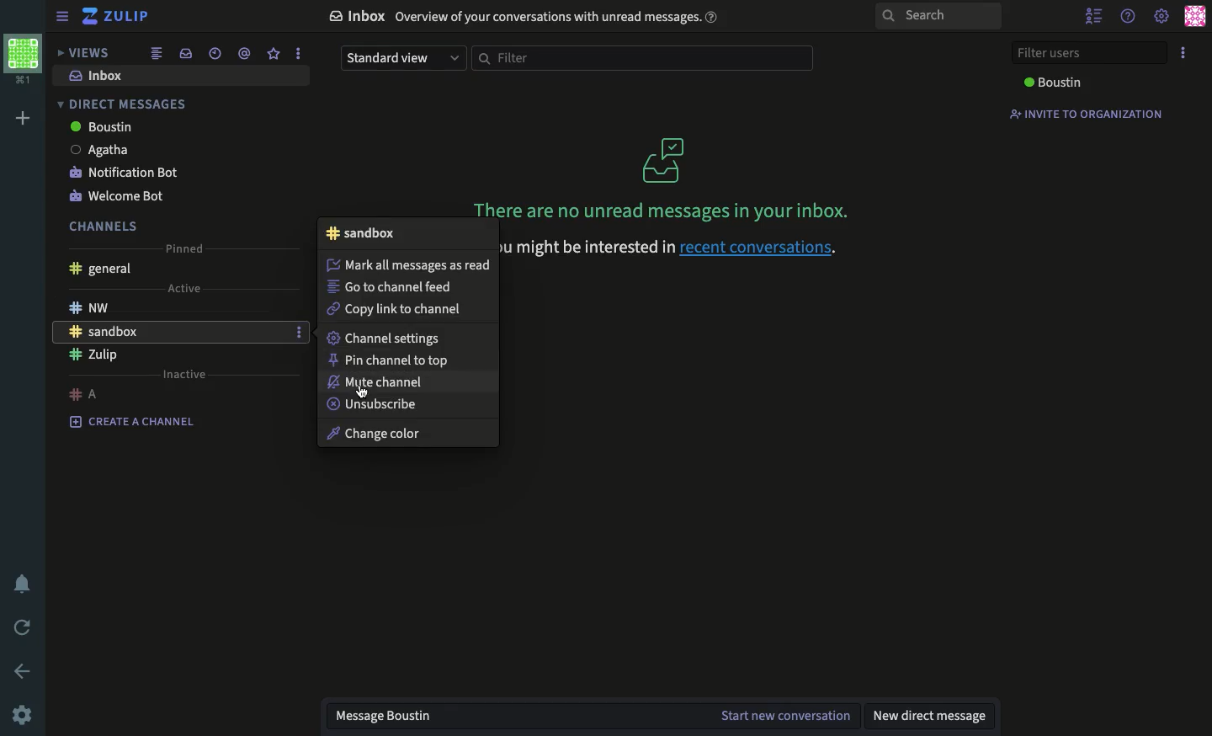 This screenshot has height=736, width=1212. What do you see at coordinates (937, 718) in the screenshot?
I see `new direct message` at bounding box center [937, 718].